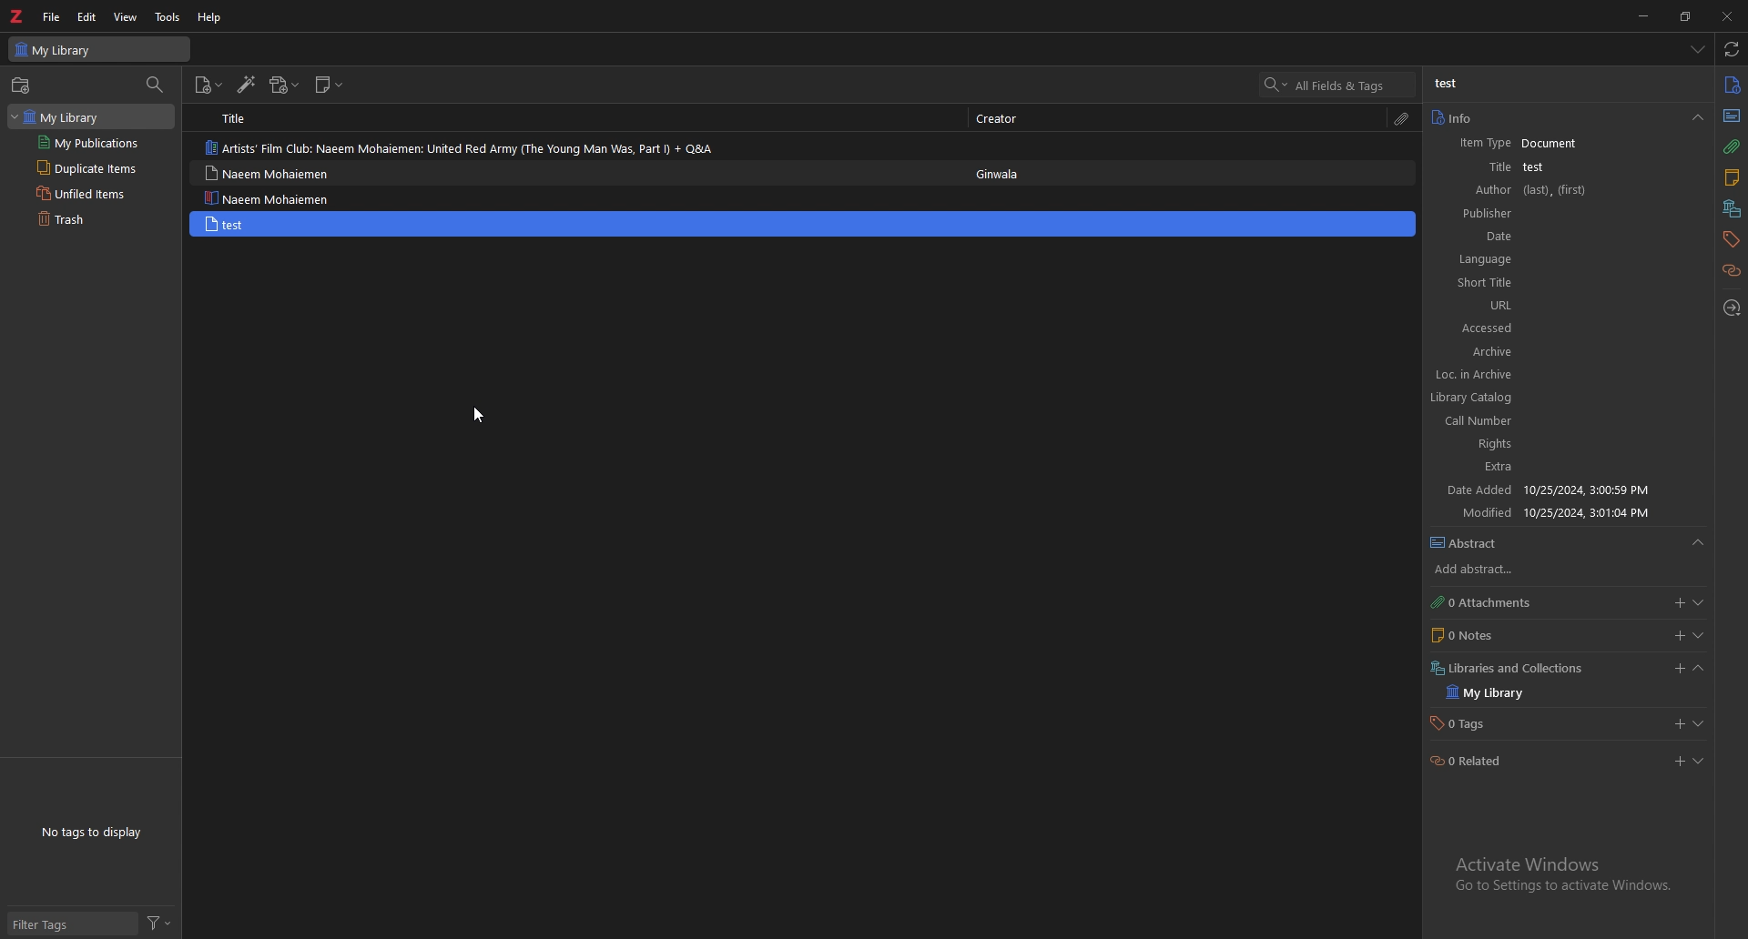 Image resolution: width=1748 pixels, height=939 pixels. Describe the element at coordinates (1506, 669) in the screenshot. I see `Libraries and Collection` at that location.